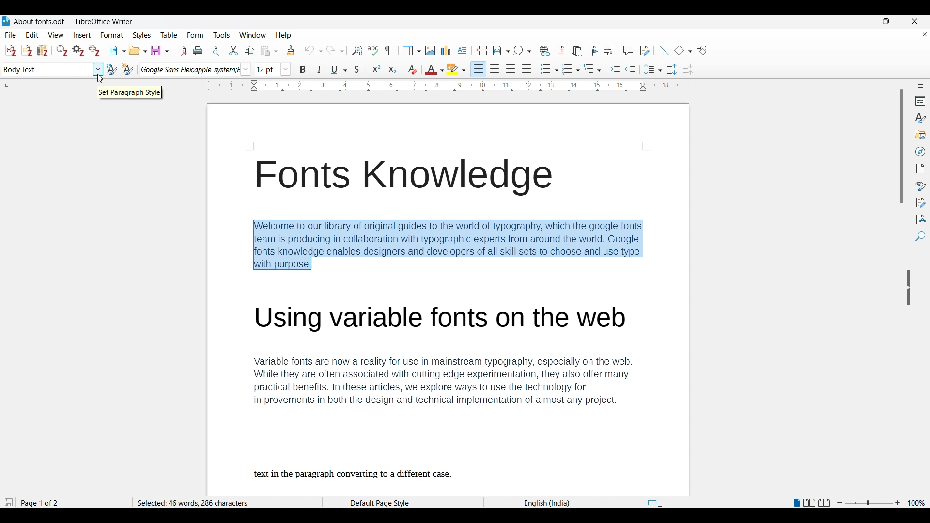  Describe the element at coordinates (545, 50) in the screenshot. I see `Insert hyperlink` at that location.